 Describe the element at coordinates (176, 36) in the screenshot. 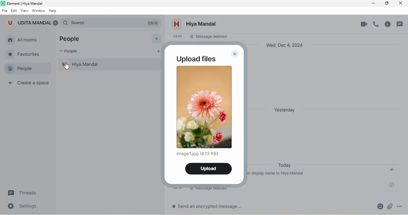

I see `Time` at that location.